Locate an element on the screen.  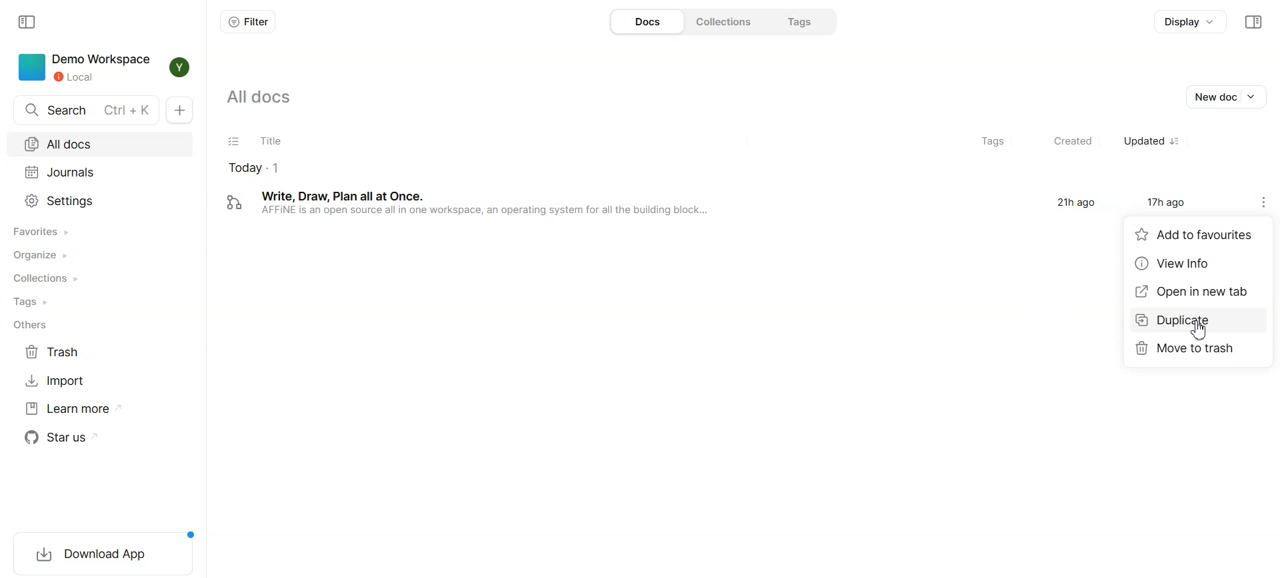
Collections is located at coordinates (727, 22).